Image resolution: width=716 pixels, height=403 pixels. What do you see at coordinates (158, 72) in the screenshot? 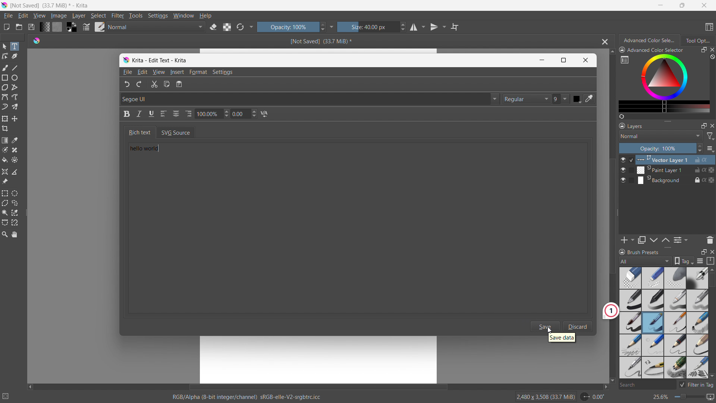
I see `View` at bounding box center [158, 72].